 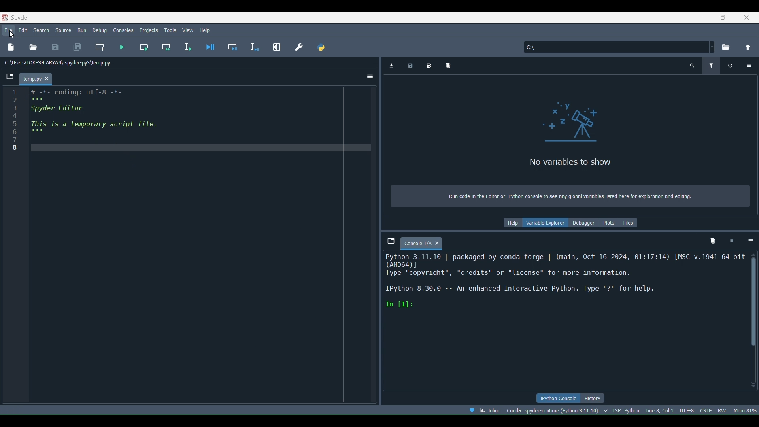 What do you see at coordinates (660, 410) in the screenshot?
I see `Cursor position` at bounding box center [660, 410].